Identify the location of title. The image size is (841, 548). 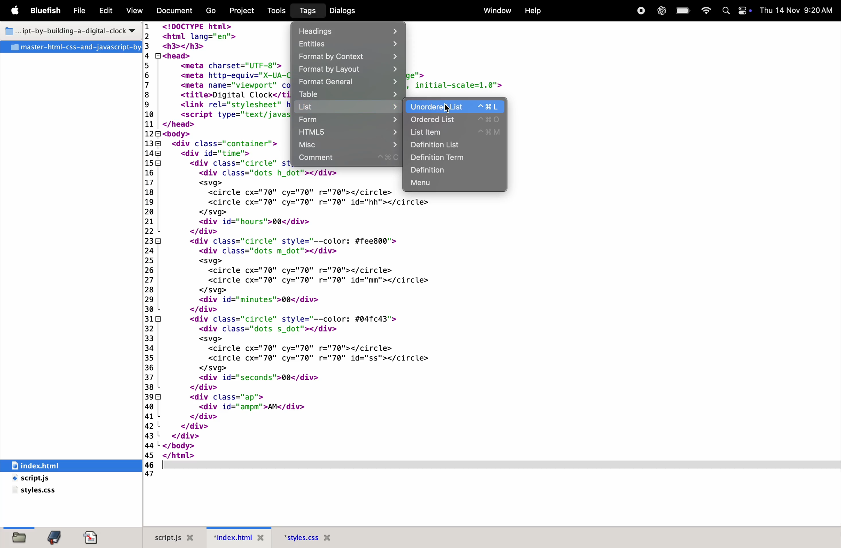
(70, 29).